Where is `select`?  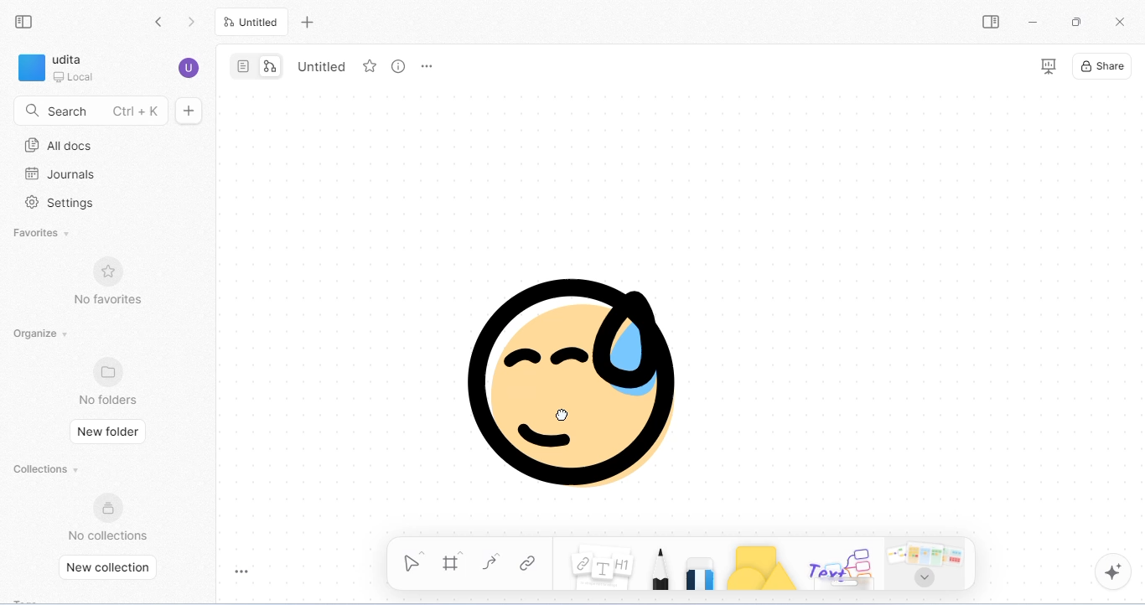 select is located at coordinates (414, 560).